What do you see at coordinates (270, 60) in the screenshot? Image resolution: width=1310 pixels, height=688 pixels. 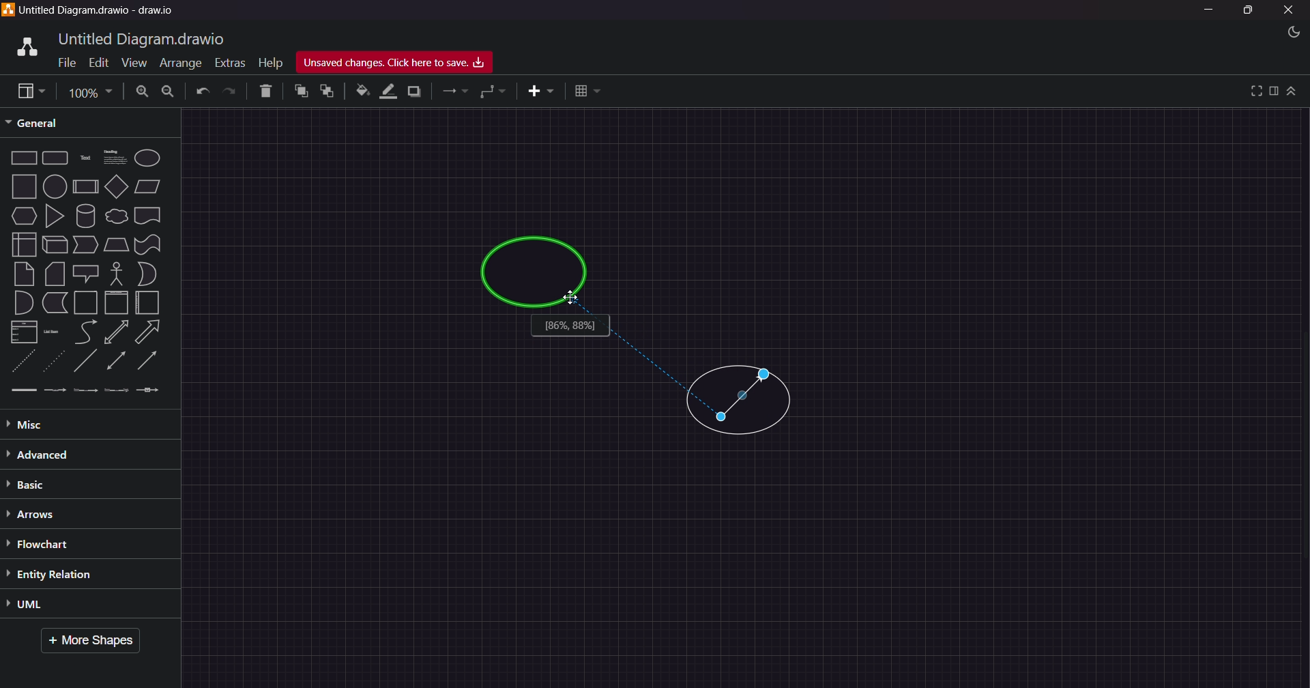 I see `Help` at bounding box center [270, 60].